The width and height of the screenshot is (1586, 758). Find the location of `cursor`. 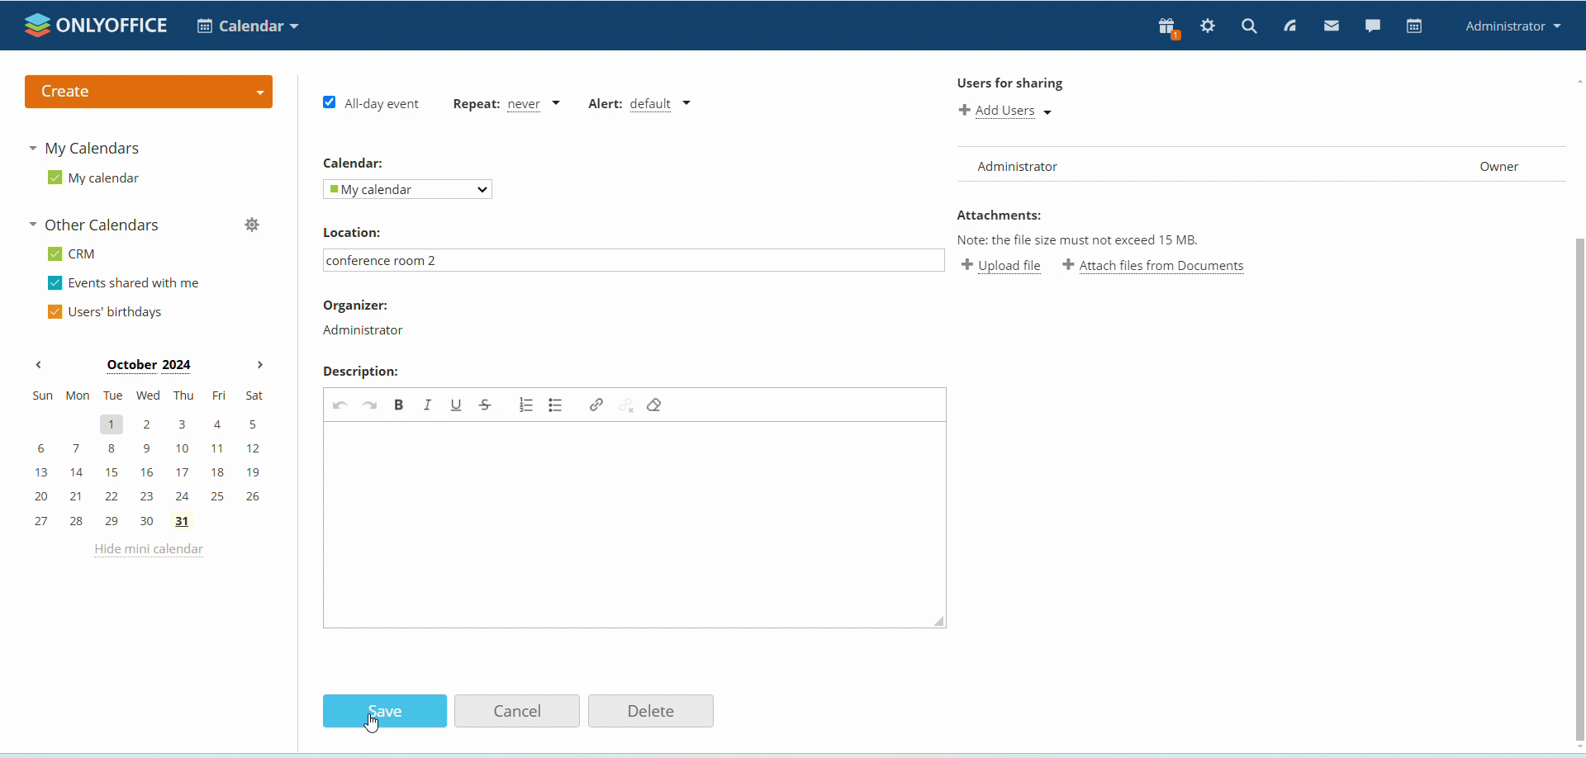

cursor is located at coordinates (369, 724).